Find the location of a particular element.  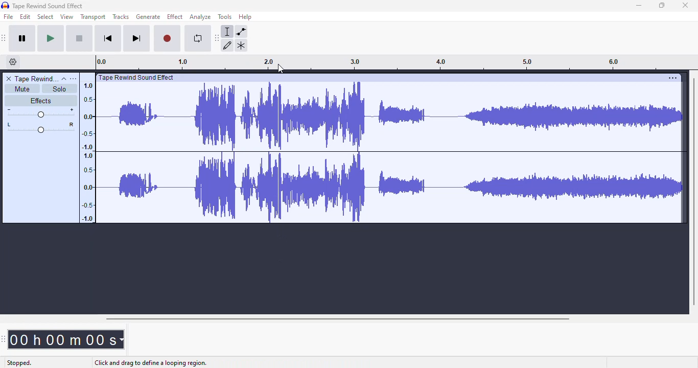

timeline options is located at coordinates (14, 62).